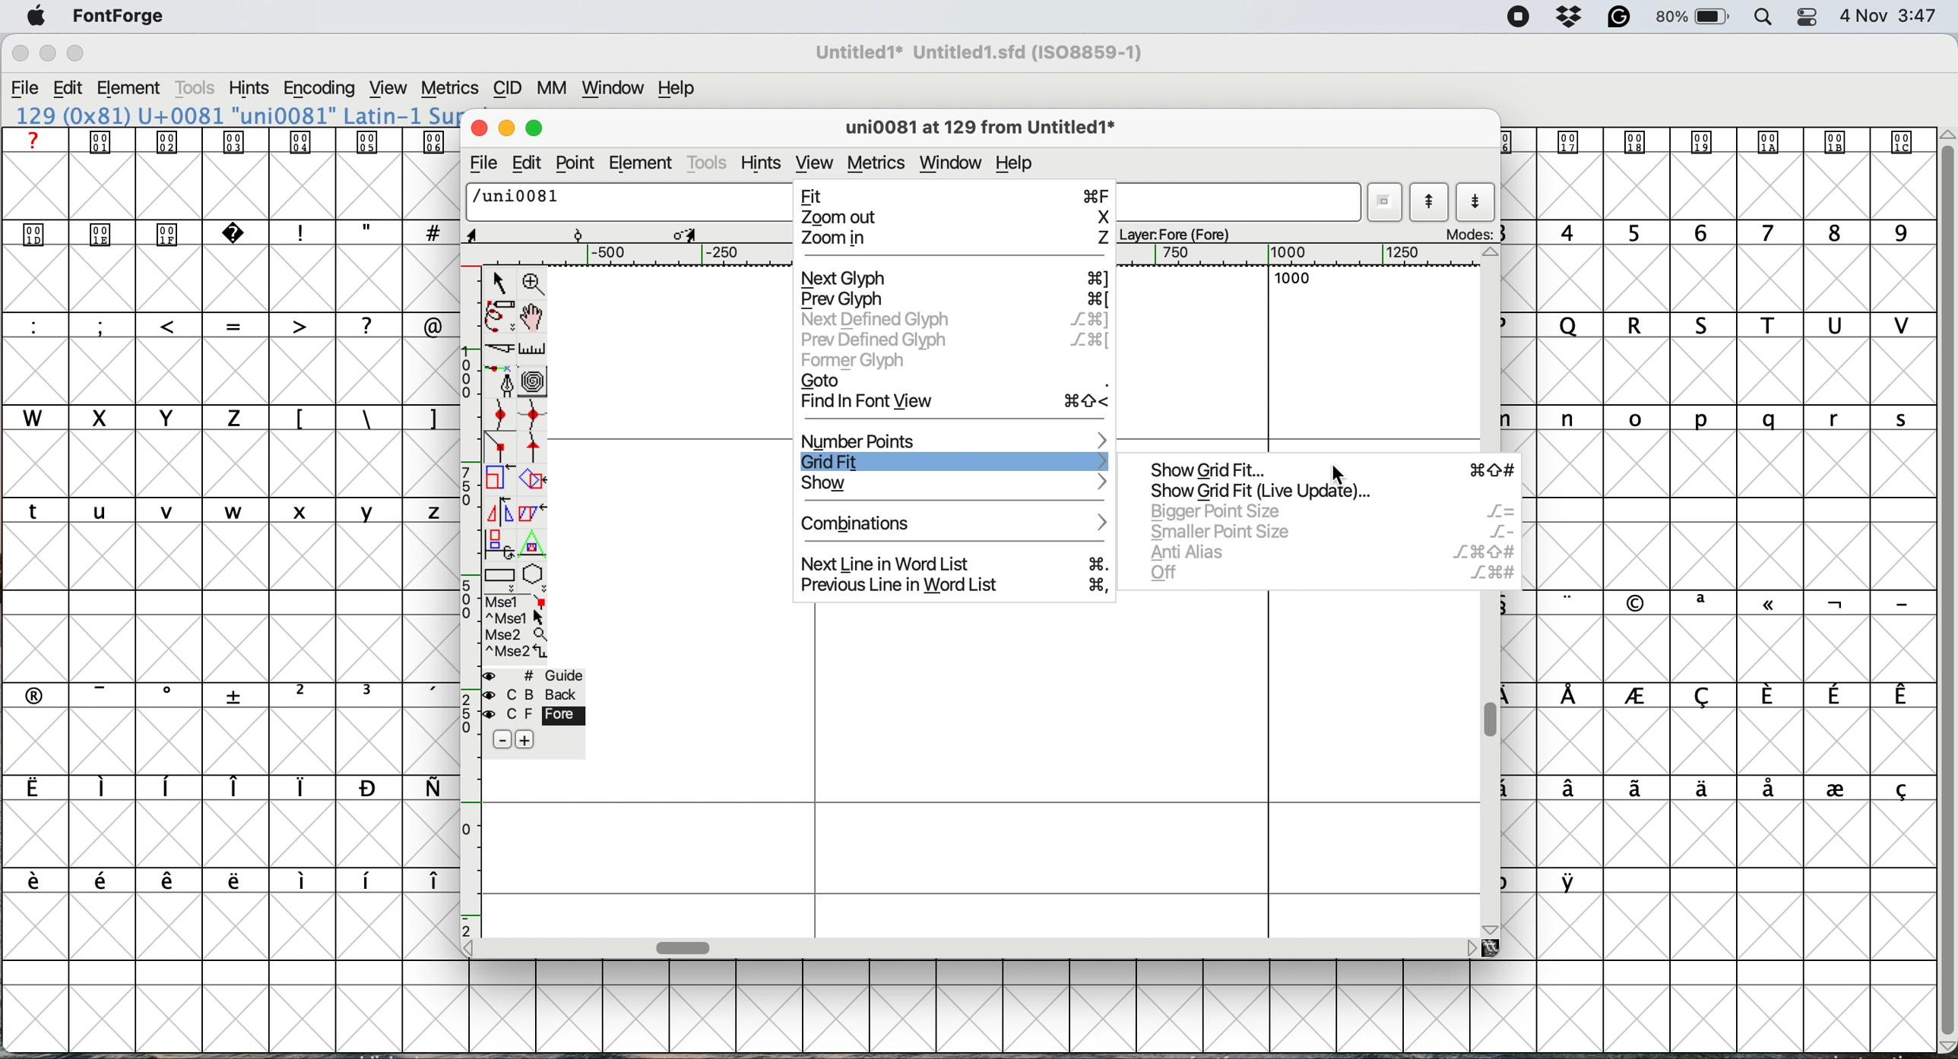  What do you see at coordinates (1388, 203) in the screenshot?
I see `word list` at bounding box center [1388, 203].